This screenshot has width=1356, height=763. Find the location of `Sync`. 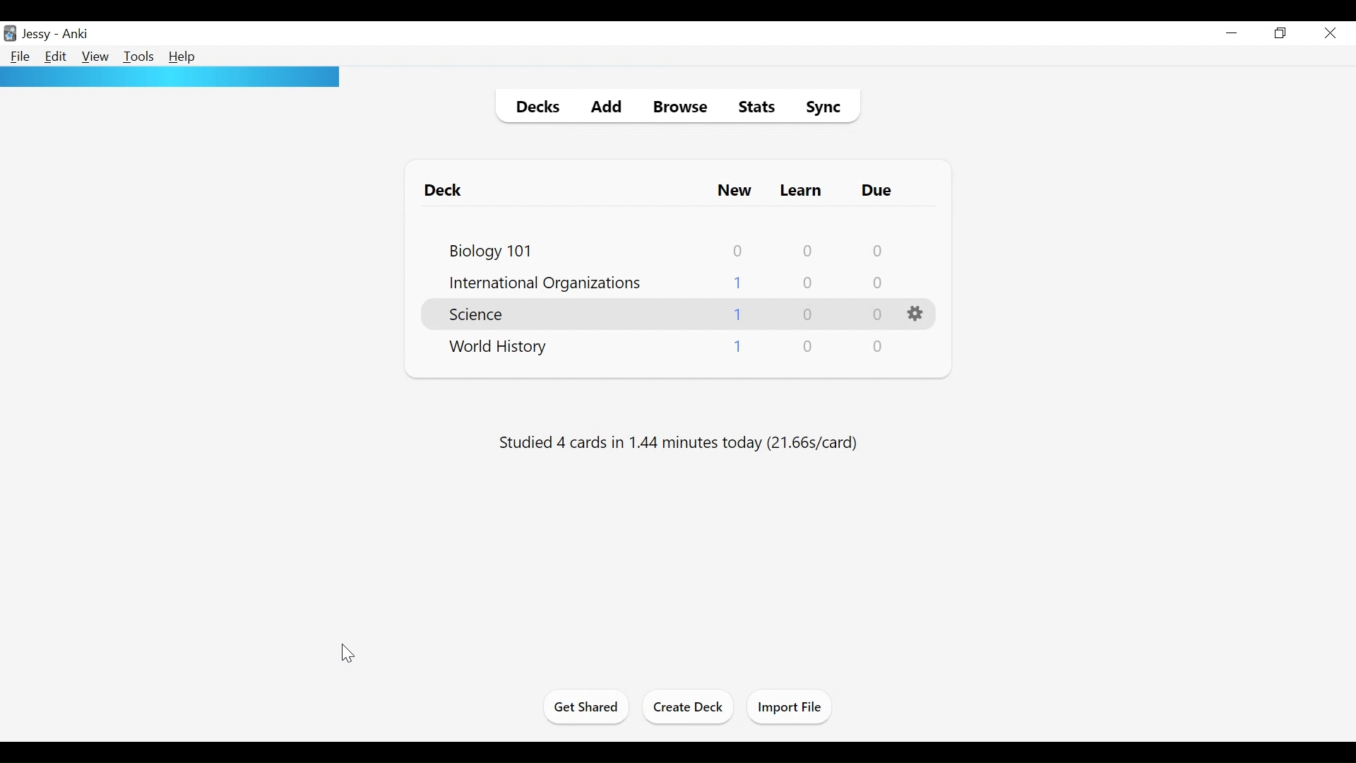

Sync is located at coordinates (828, 104).